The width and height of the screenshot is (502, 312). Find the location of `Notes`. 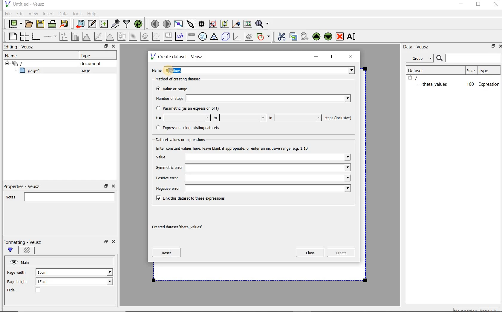

Notes is located at coordinates (58, 196).